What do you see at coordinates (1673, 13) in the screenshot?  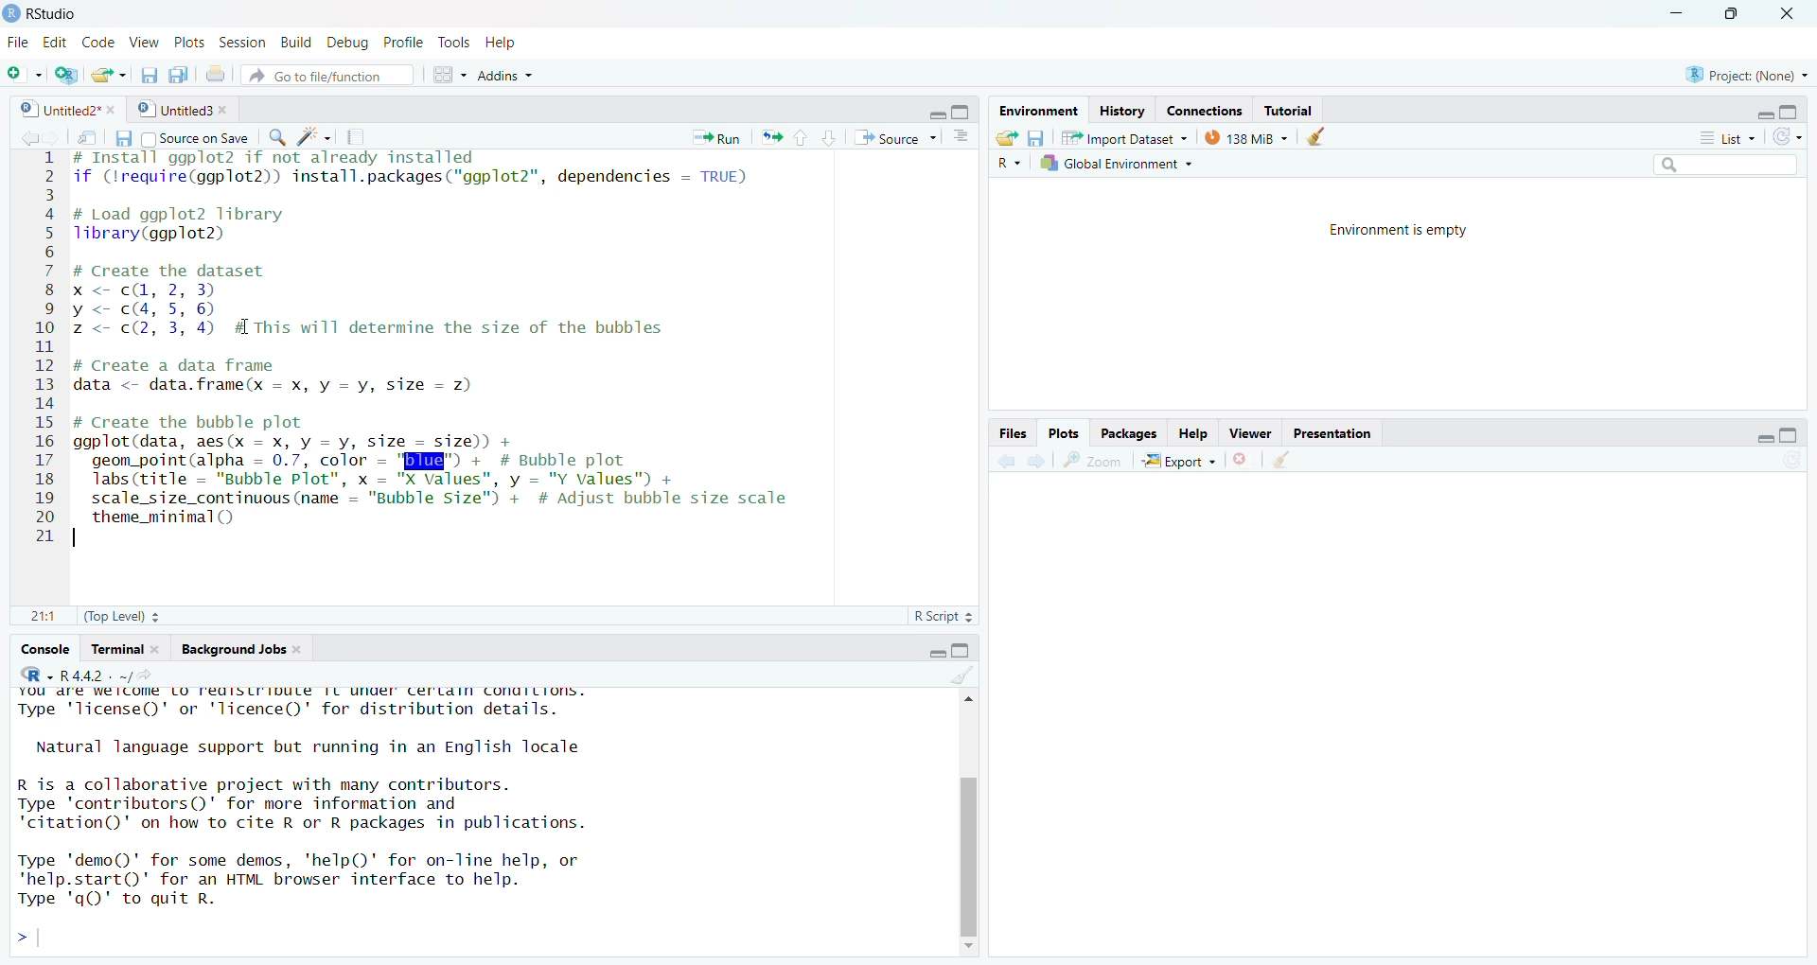 I see `minimize` at bounding box center [1673, 13].